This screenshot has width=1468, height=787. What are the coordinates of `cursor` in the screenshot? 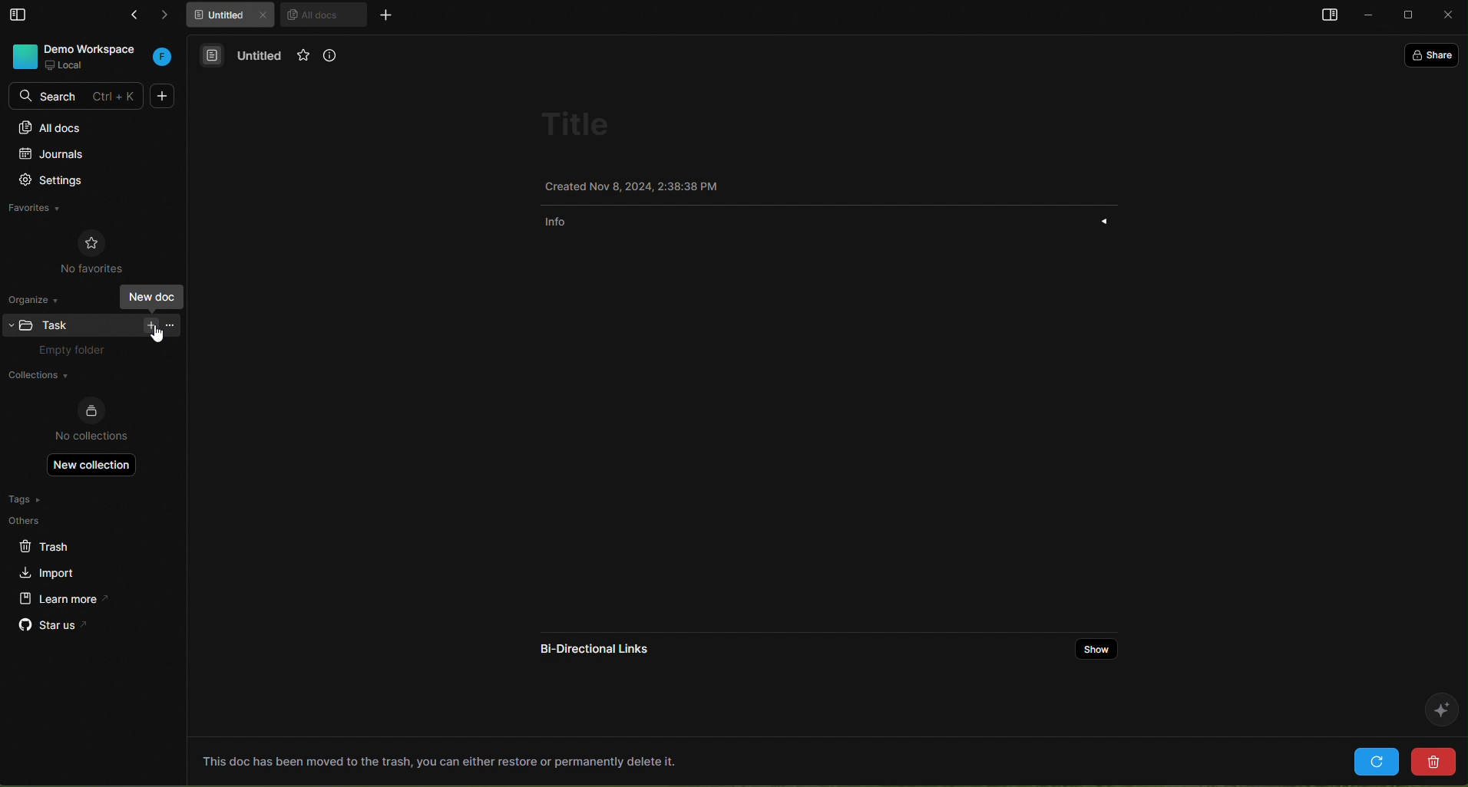 It's located at (158, 334).